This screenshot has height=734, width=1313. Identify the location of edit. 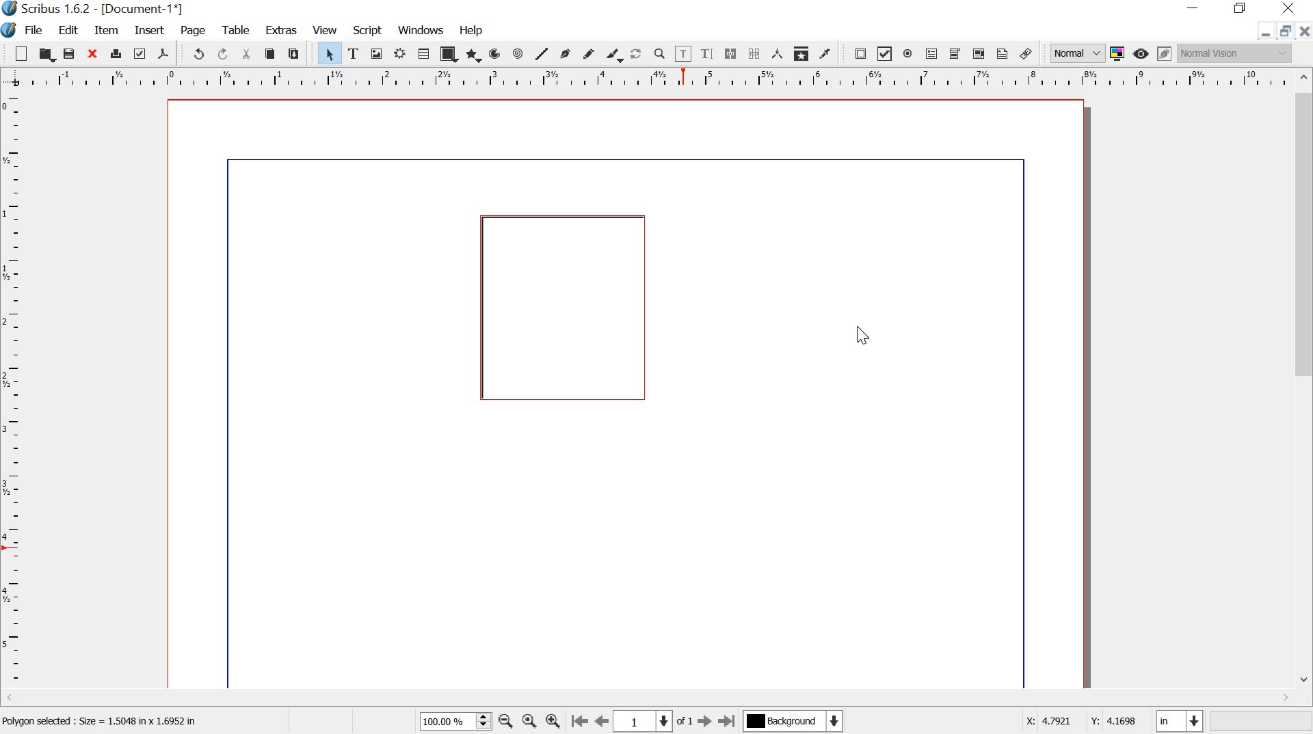
(68, 30).